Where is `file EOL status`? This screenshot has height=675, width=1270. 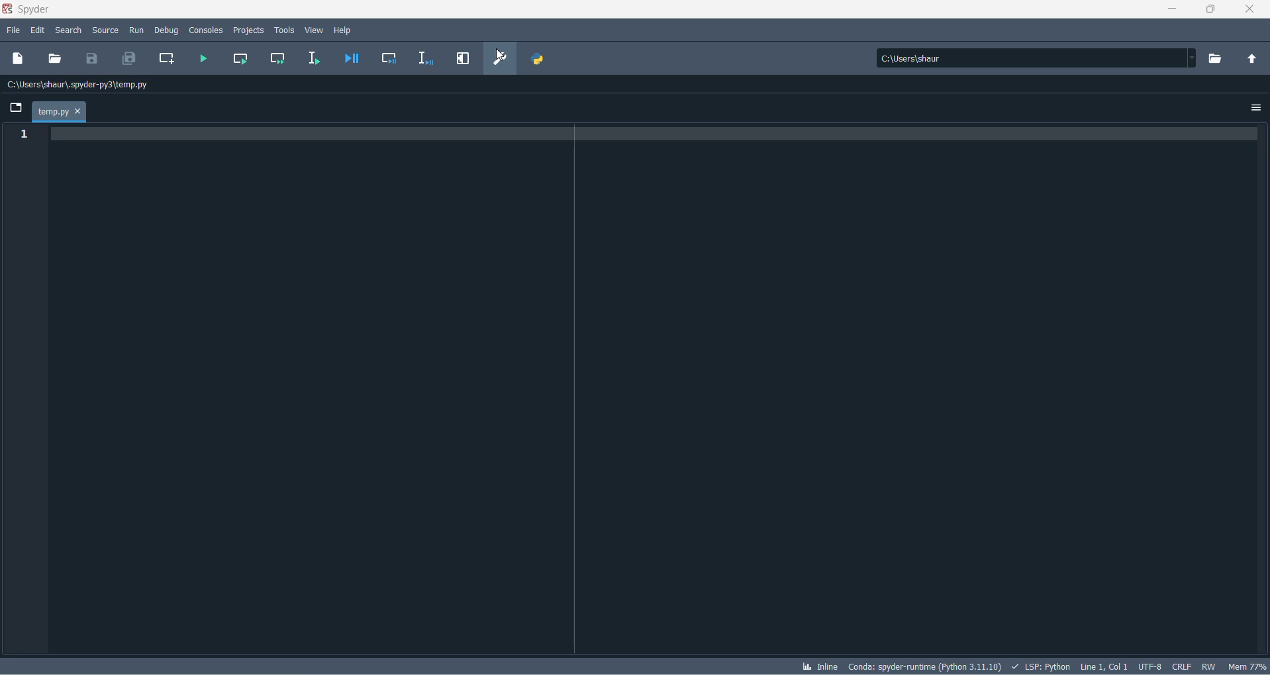
file EOL status is located at coordinates (1183, 666).